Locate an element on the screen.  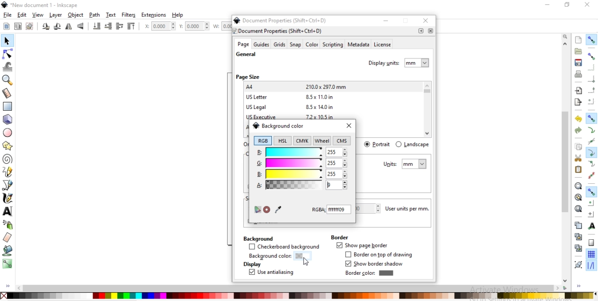
select and transform objects is located at coordinates (7, 41).